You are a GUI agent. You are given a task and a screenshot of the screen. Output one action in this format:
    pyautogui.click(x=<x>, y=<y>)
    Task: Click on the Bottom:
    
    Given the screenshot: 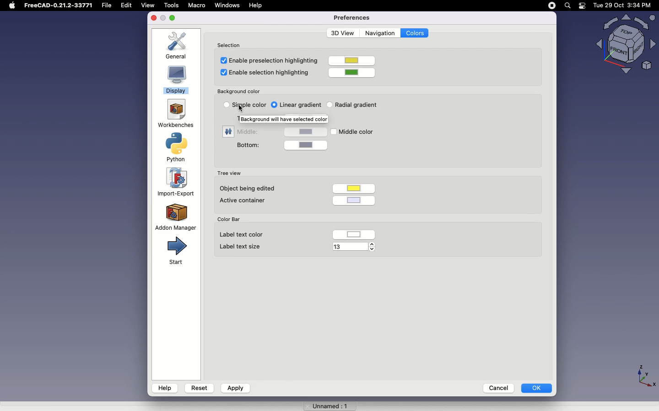 What is the action you would take?
    pyautogui.click(x=248, y=145)
    